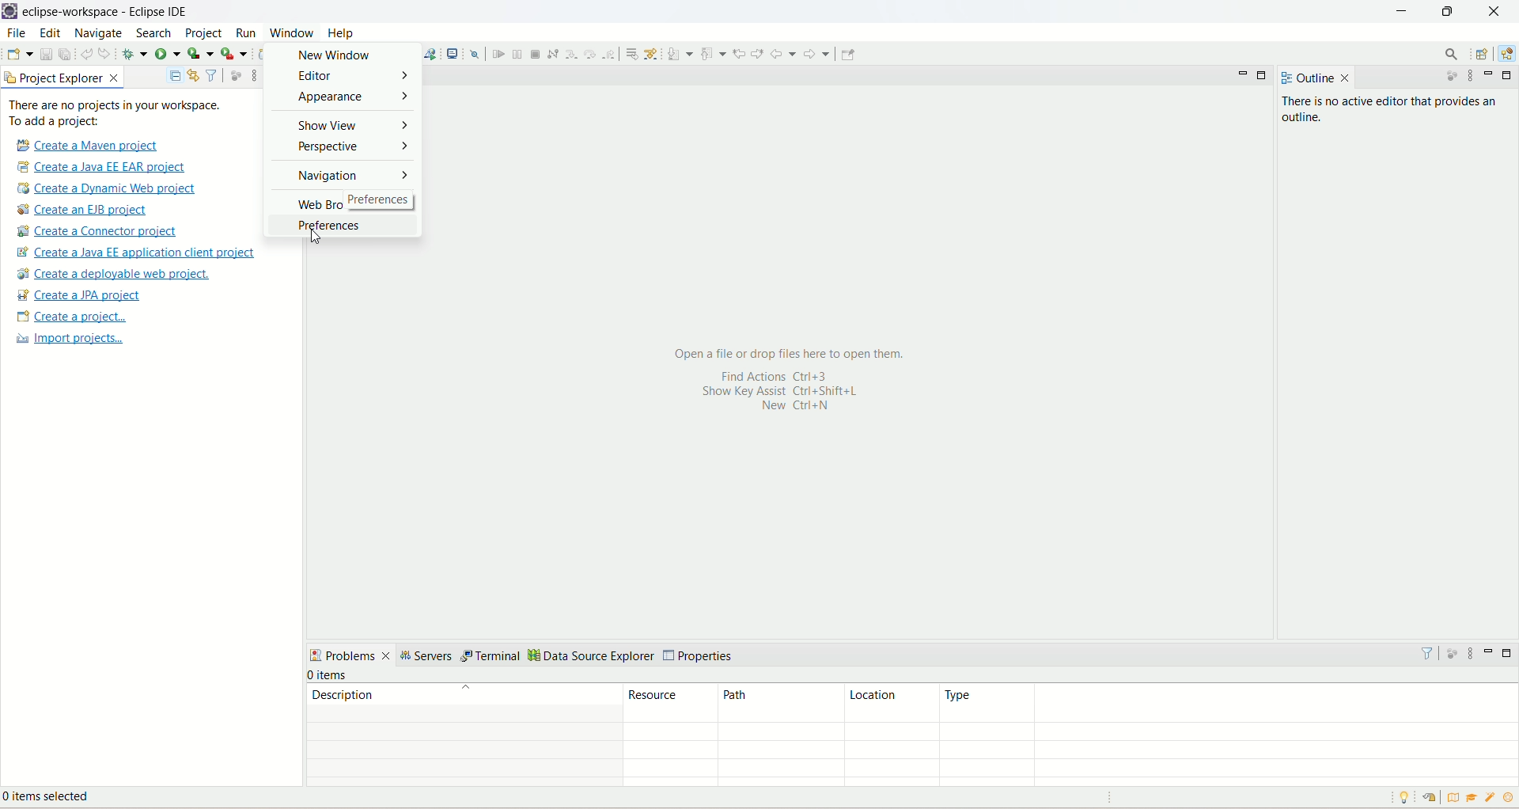 The height and width of the screenshot is (809, 1519). I want to click on Show Key Assist Ctrl+Shift+L, so click(797, 392).